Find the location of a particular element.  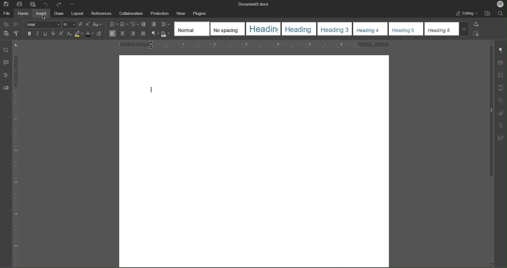

Quick Print is located at coordinates (33, 4).